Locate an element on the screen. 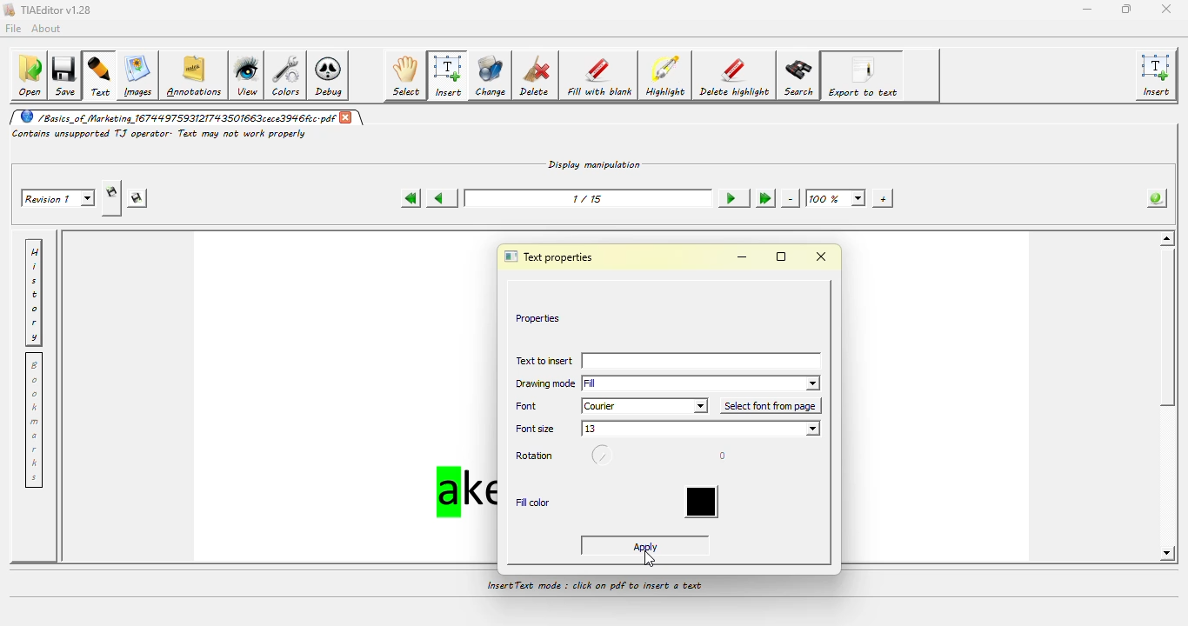 The image size is (1188, 626). image is located at coordinates (138, 75).